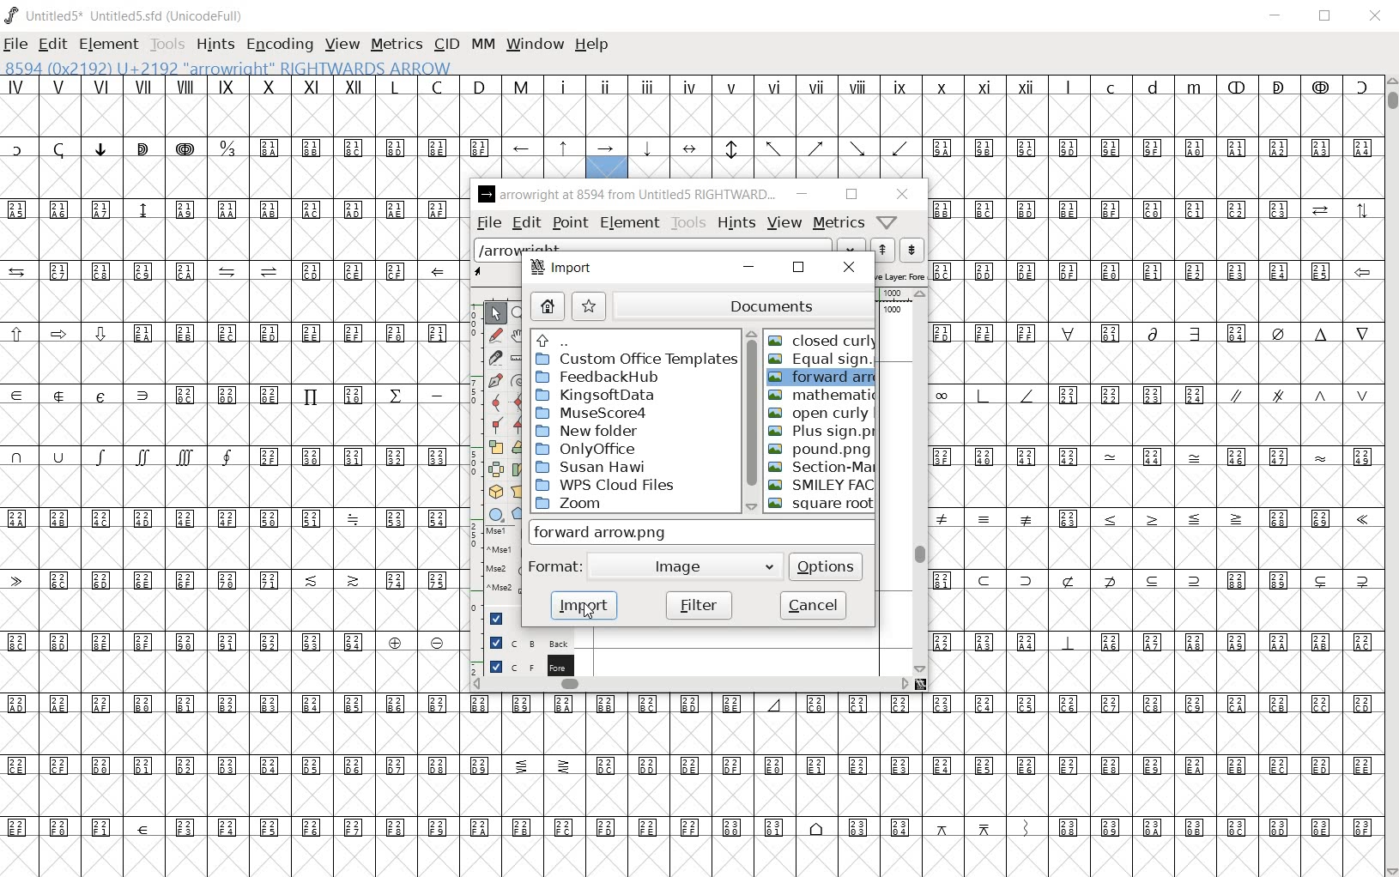  What do you see at coordinates (607, 484) in the screenshot?
I see `WPS Cloud Files` at bounding box center [607, 484].